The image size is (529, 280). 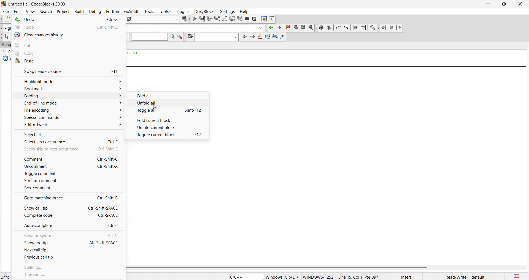 What do you see at coordinates (148, 37) in the screenshot?
I see `search box` at bounding box center [148, 37].